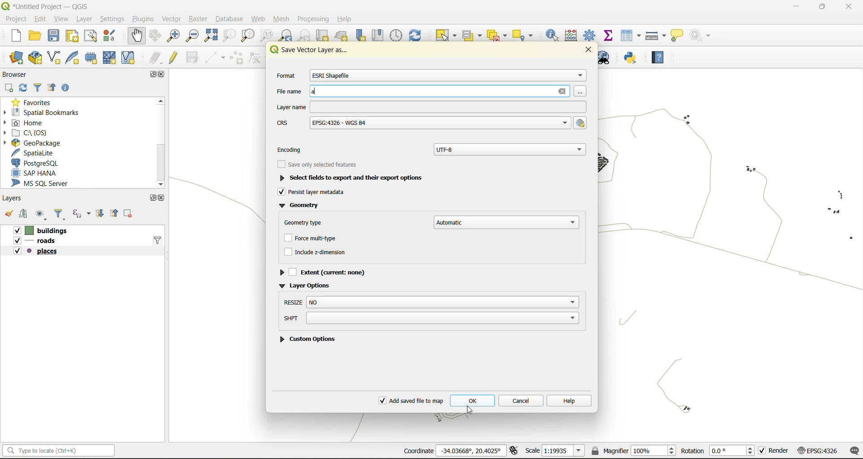  Describe the element at coordinates (151, 198) in the screenshot. I see `maximize` at that location.